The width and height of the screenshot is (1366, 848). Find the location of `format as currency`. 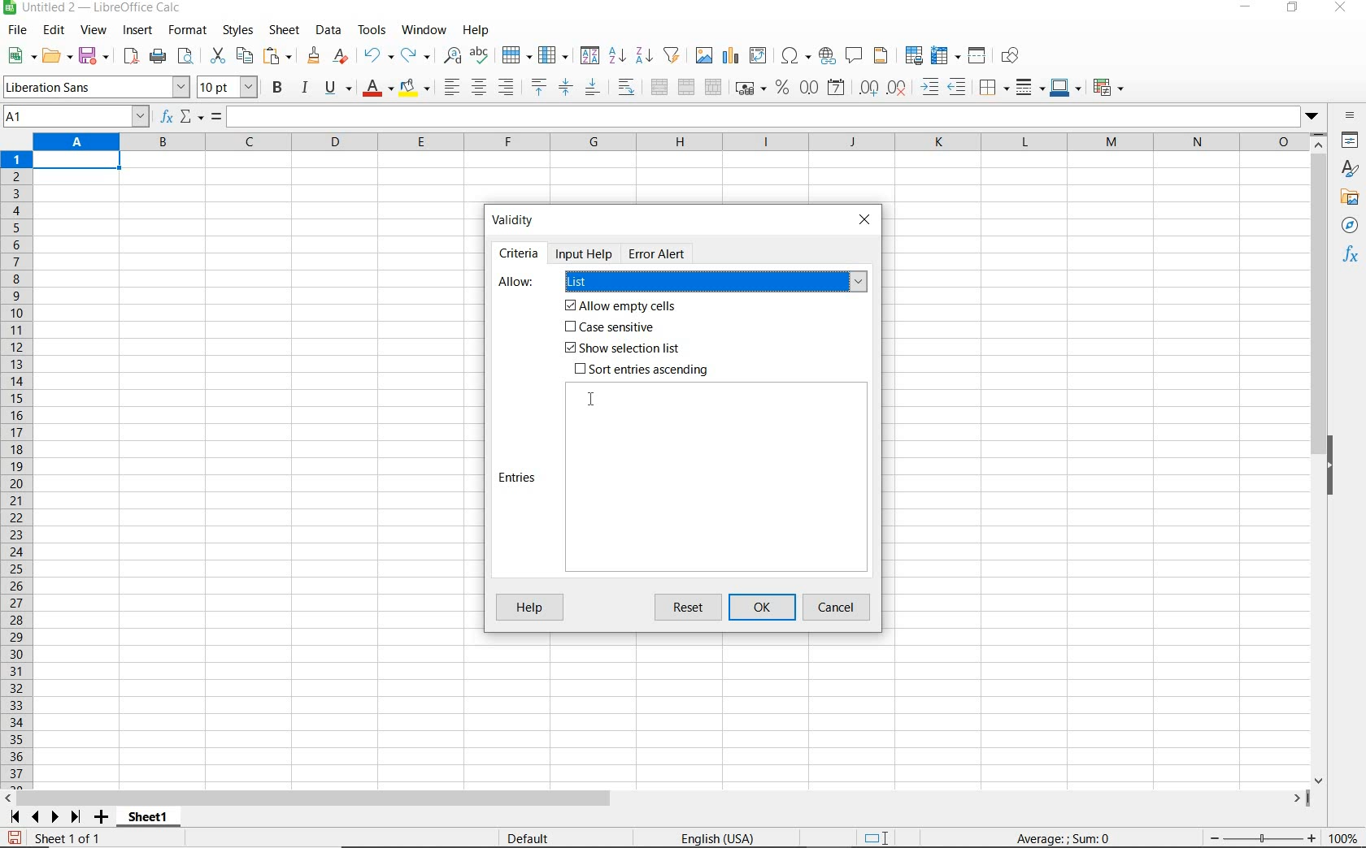

format as currency is located at coordinates (750, 86).